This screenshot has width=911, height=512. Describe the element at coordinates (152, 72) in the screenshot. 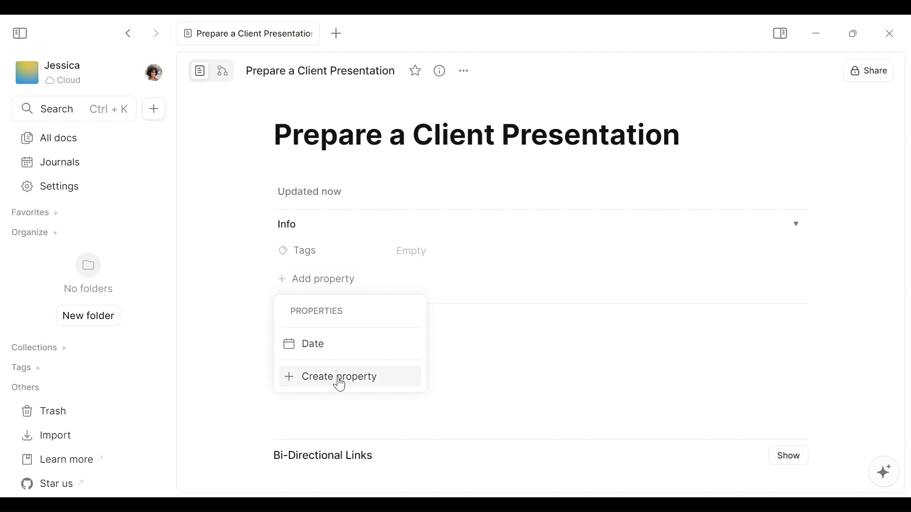

I see `Profile picture` at that location.